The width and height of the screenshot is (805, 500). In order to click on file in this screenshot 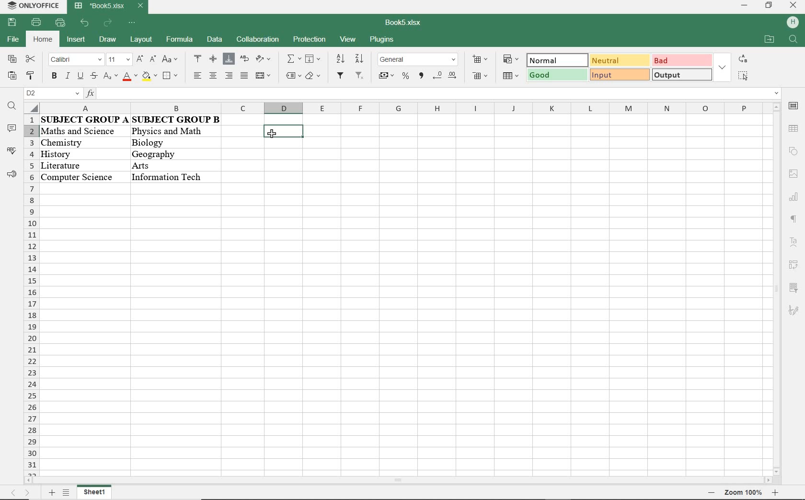, I will do `click(12, 39)`.